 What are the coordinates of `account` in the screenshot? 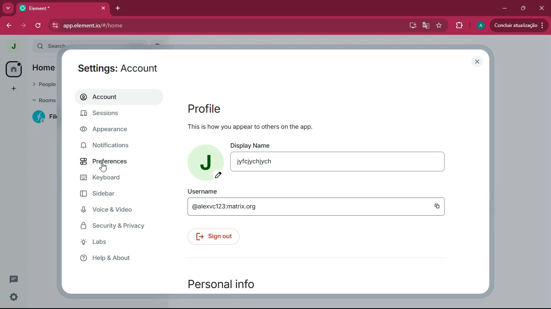 It's located at (115, 97).